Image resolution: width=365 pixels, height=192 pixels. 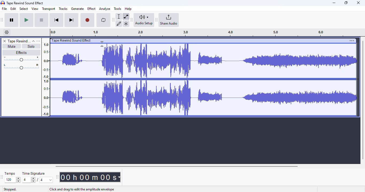 I want to click on envelope tool, so click(x=126, y=16).